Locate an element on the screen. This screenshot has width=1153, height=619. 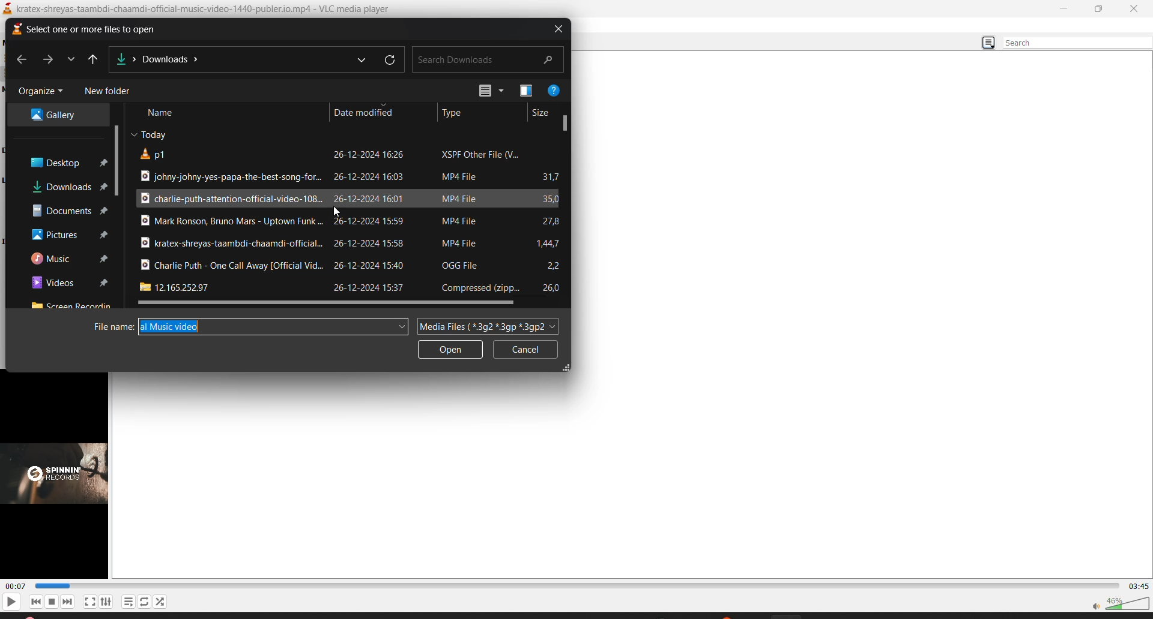
close is located at coordinates (1132, 10).